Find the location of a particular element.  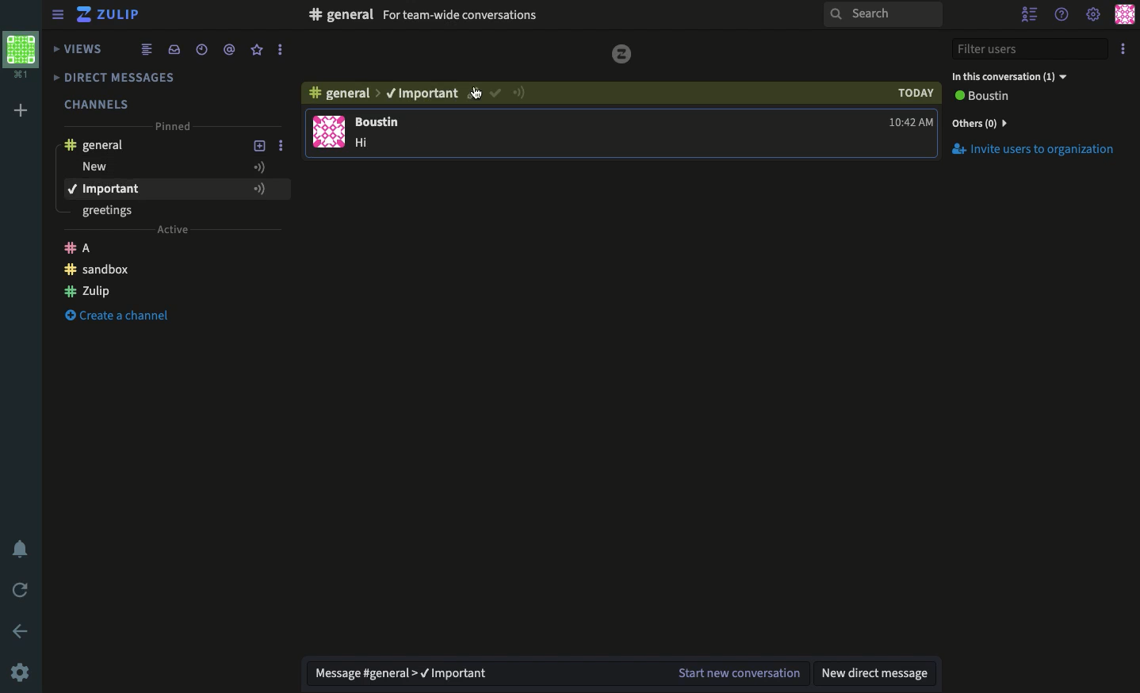

Workspace profile is located at coordinates (25, 56).